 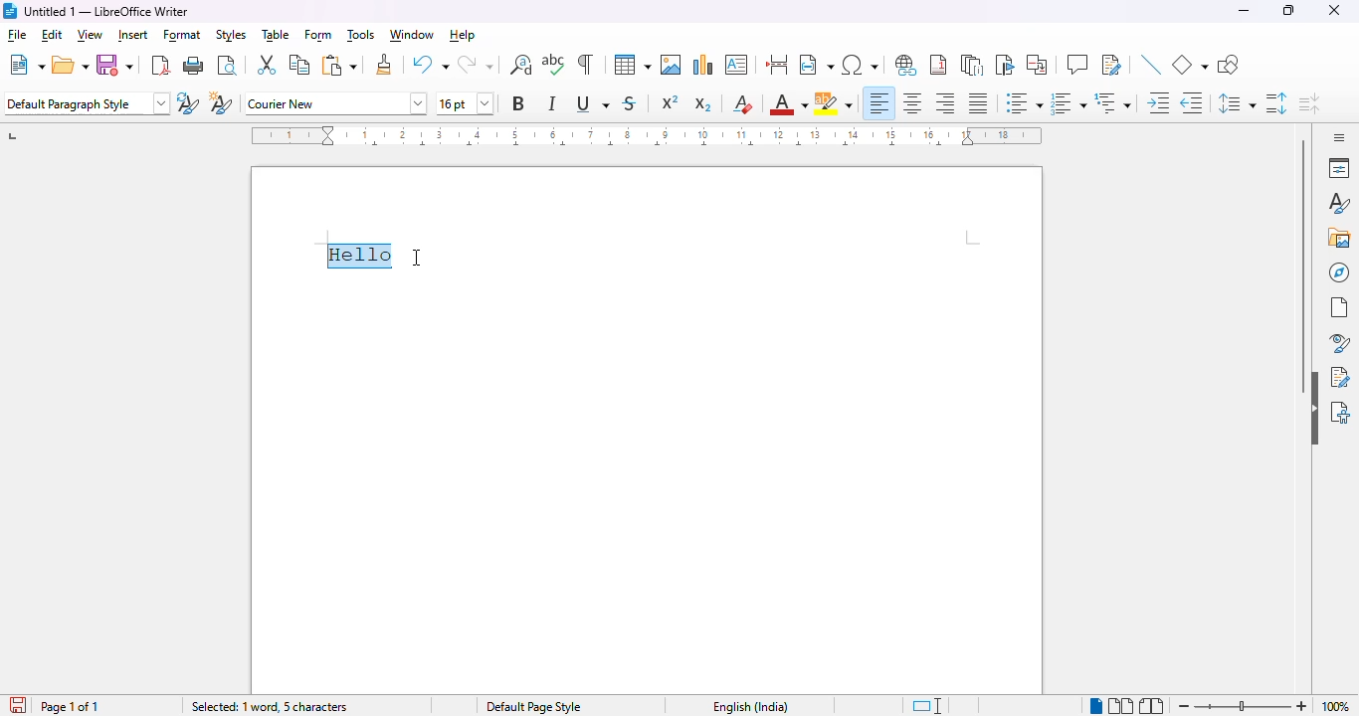 I want to click on insert cross-reference, so click(x=1037, y=64).